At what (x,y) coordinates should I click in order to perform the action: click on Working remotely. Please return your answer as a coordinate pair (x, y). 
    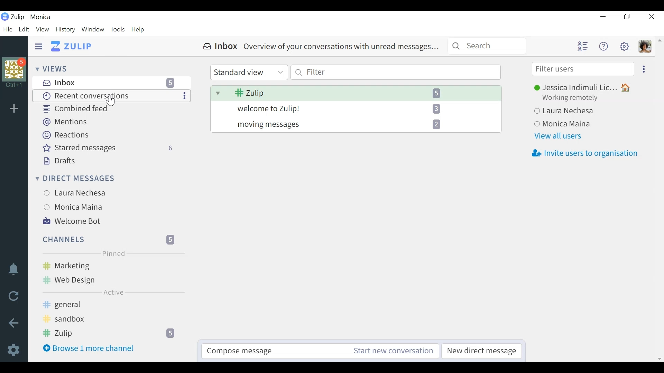
    Looking at the image, I should click on (572, 99).